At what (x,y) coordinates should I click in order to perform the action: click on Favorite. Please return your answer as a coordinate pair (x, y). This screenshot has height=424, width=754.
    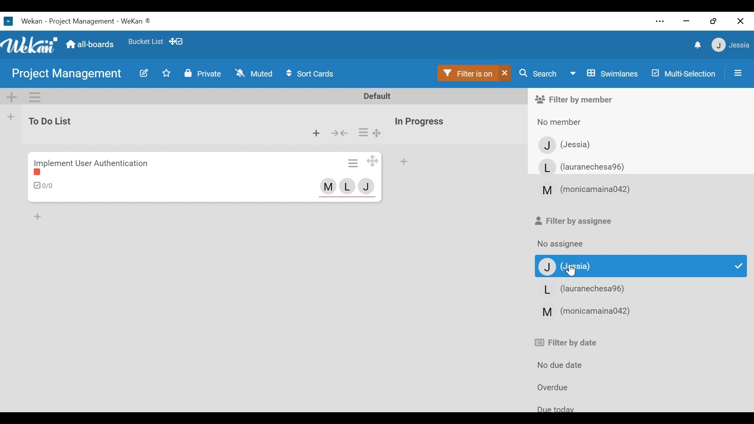
    Looking at the image, I should click on (145, 42).